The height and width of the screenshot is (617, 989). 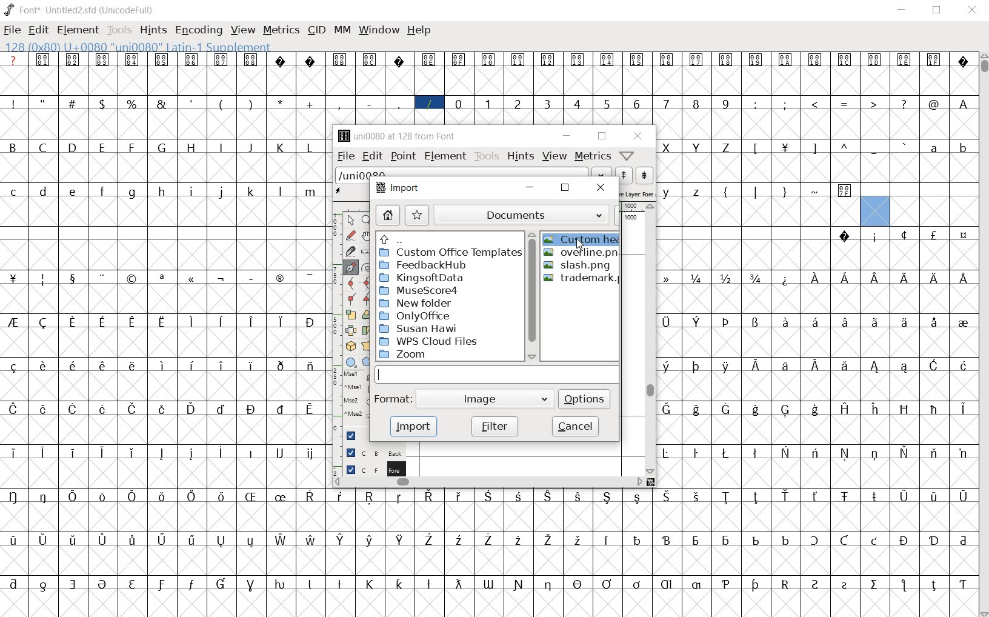 What do you see at coordinates (250, 496) in the screenshot?
I see `glyph` at bounding box center [250, 496].